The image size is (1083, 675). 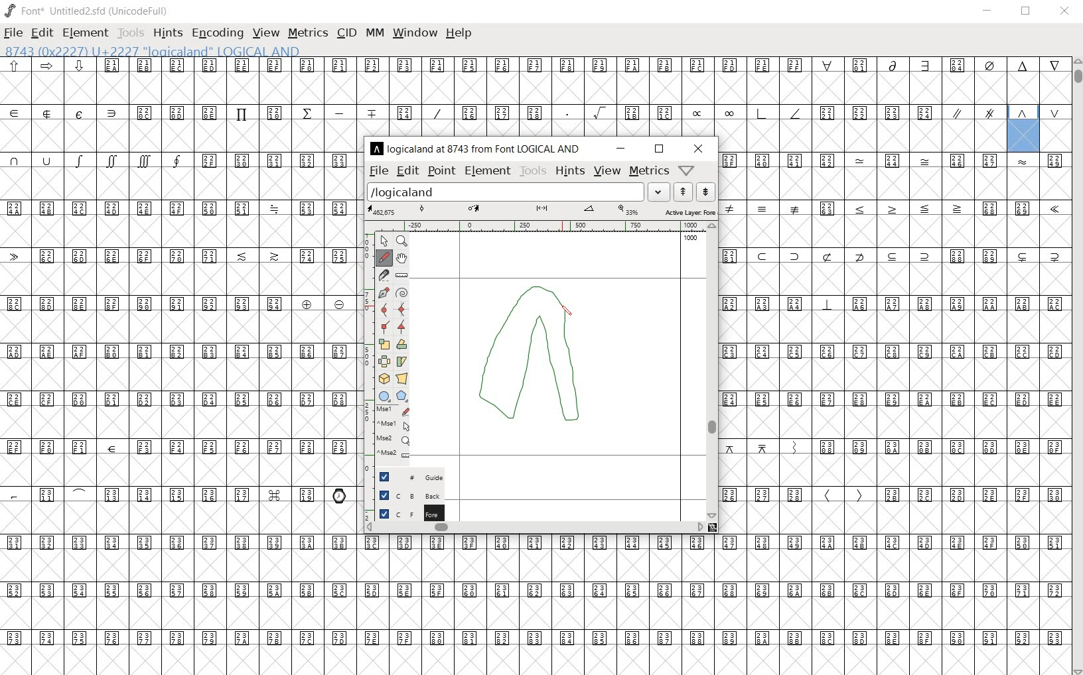 I want to click on encoding, so click(x=219, y=33).